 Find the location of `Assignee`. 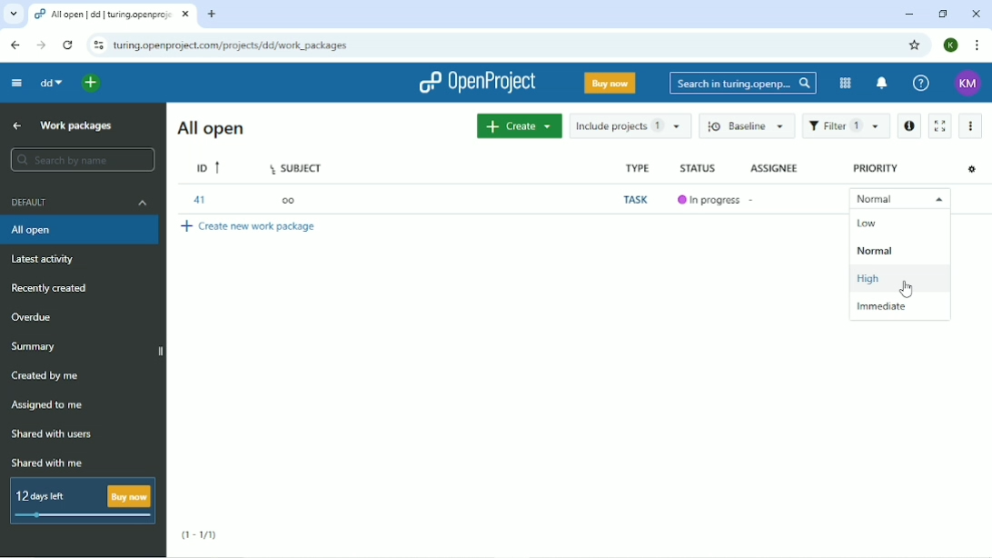

Assignee is located at coordinates (782, 169).